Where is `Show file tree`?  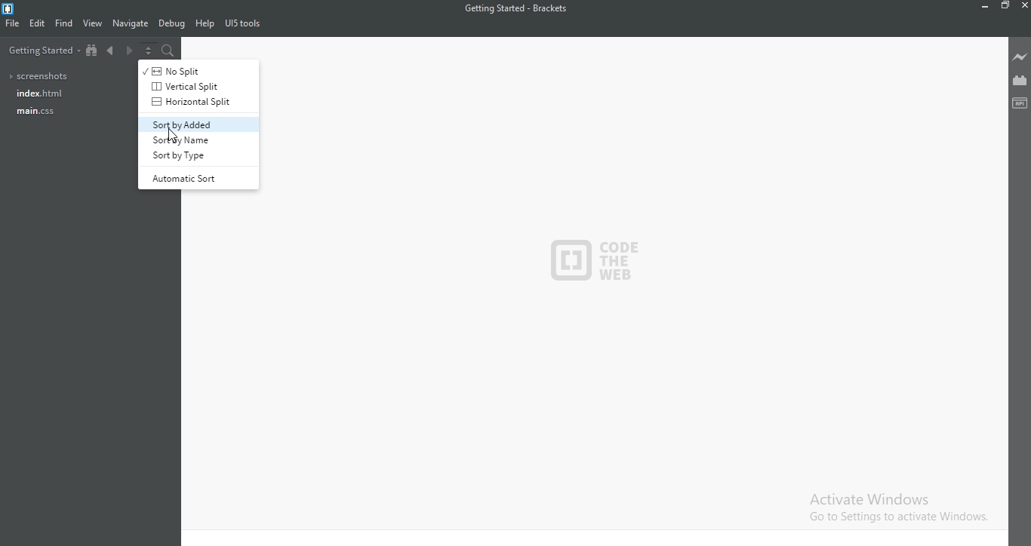 Show file tree is located at coordinates (93, 53).